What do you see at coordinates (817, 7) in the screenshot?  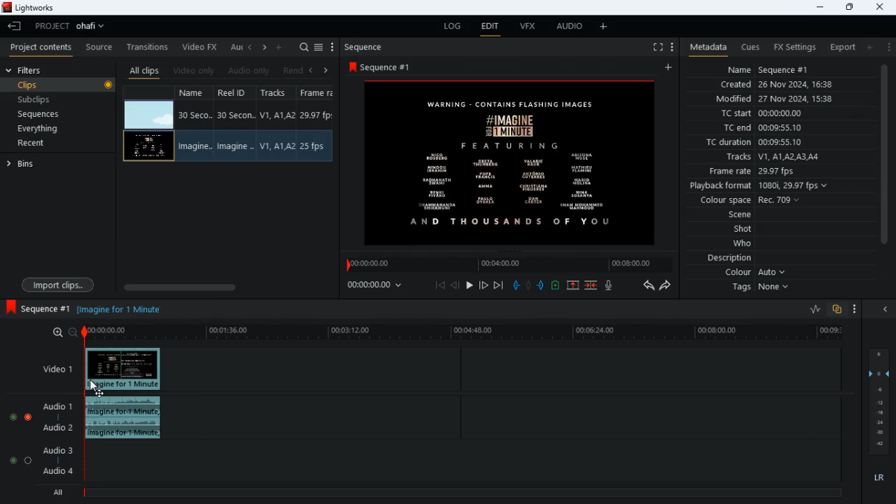 I see `minimize` at bounding box center [817, 7].